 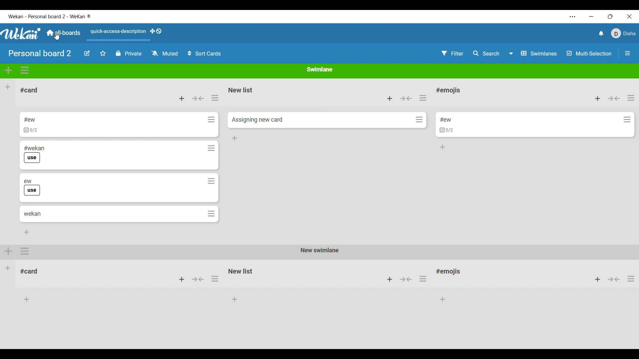 What do you see at coordinates (250, 272) in the screenshot?
I see `card title` at bounding box center [250, 272].